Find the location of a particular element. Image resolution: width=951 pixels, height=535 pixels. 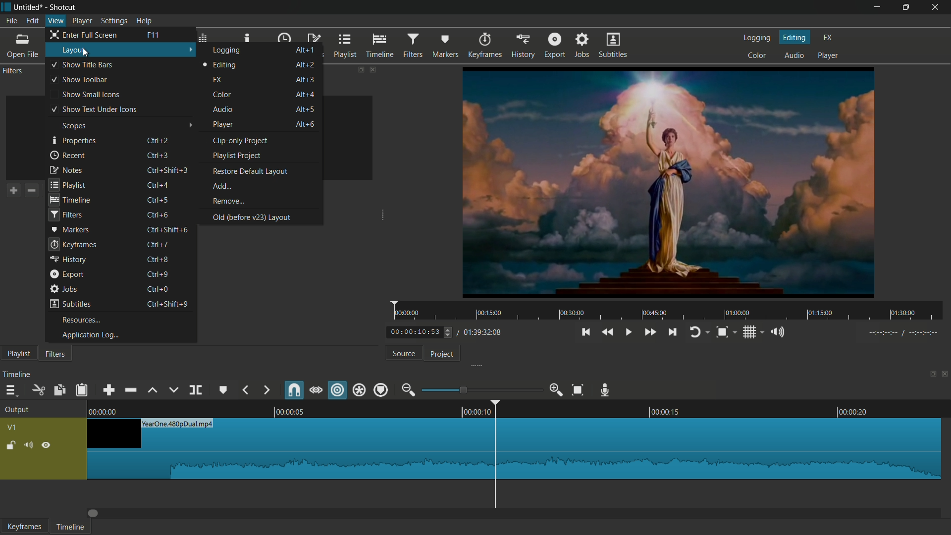

keyboard shortcut is located at coordinates (306, 79).